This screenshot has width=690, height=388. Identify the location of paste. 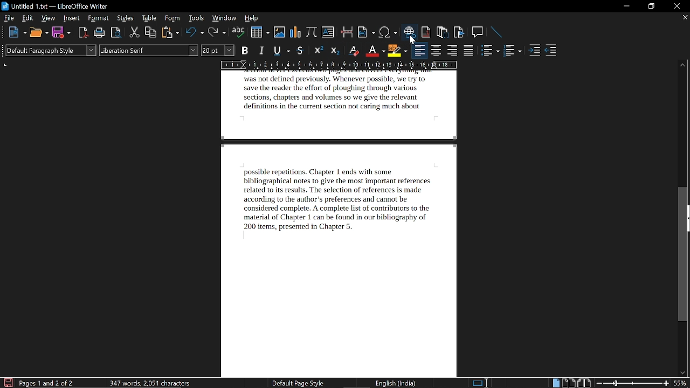
(170, 33).